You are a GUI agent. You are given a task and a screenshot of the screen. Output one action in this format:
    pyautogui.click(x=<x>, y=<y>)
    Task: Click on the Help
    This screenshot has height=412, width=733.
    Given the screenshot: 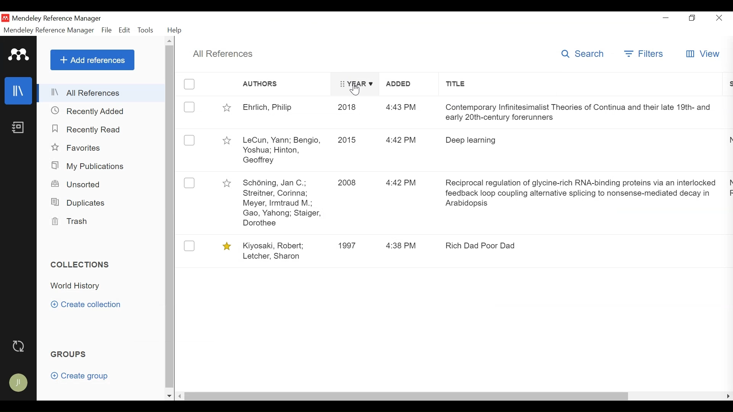 What is the action you would take?
    pyautogui.click(x=175, y=30)
    